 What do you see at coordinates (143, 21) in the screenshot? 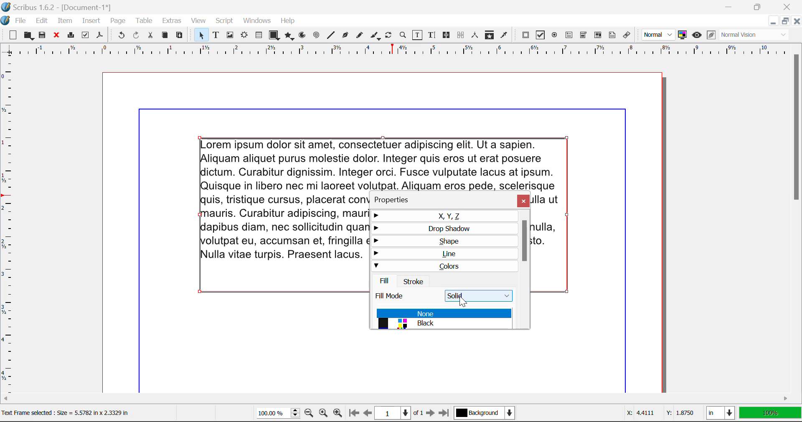
I see `Table` at bounding box center [143, 21].